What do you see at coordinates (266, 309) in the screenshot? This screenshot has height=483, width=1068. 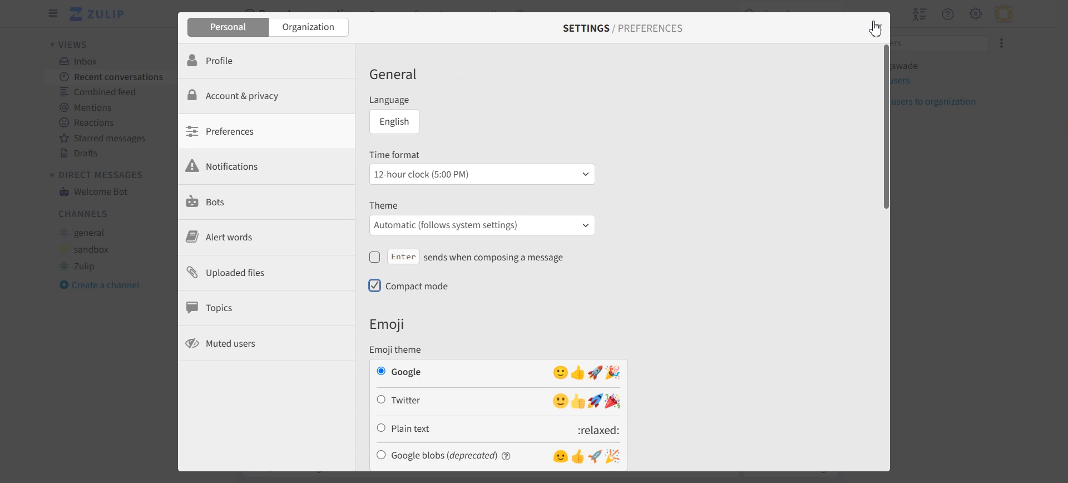 I see `Topics` at bounding box center [266, 309].